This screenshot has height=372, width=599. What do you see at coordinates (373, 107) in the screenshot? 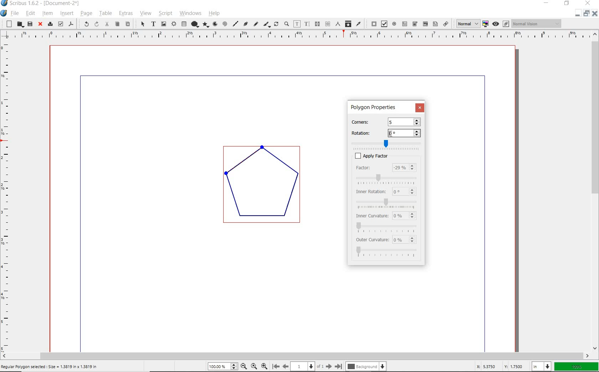
I see `POLYGON PROPERTIES` at bounding box center [373, 107].